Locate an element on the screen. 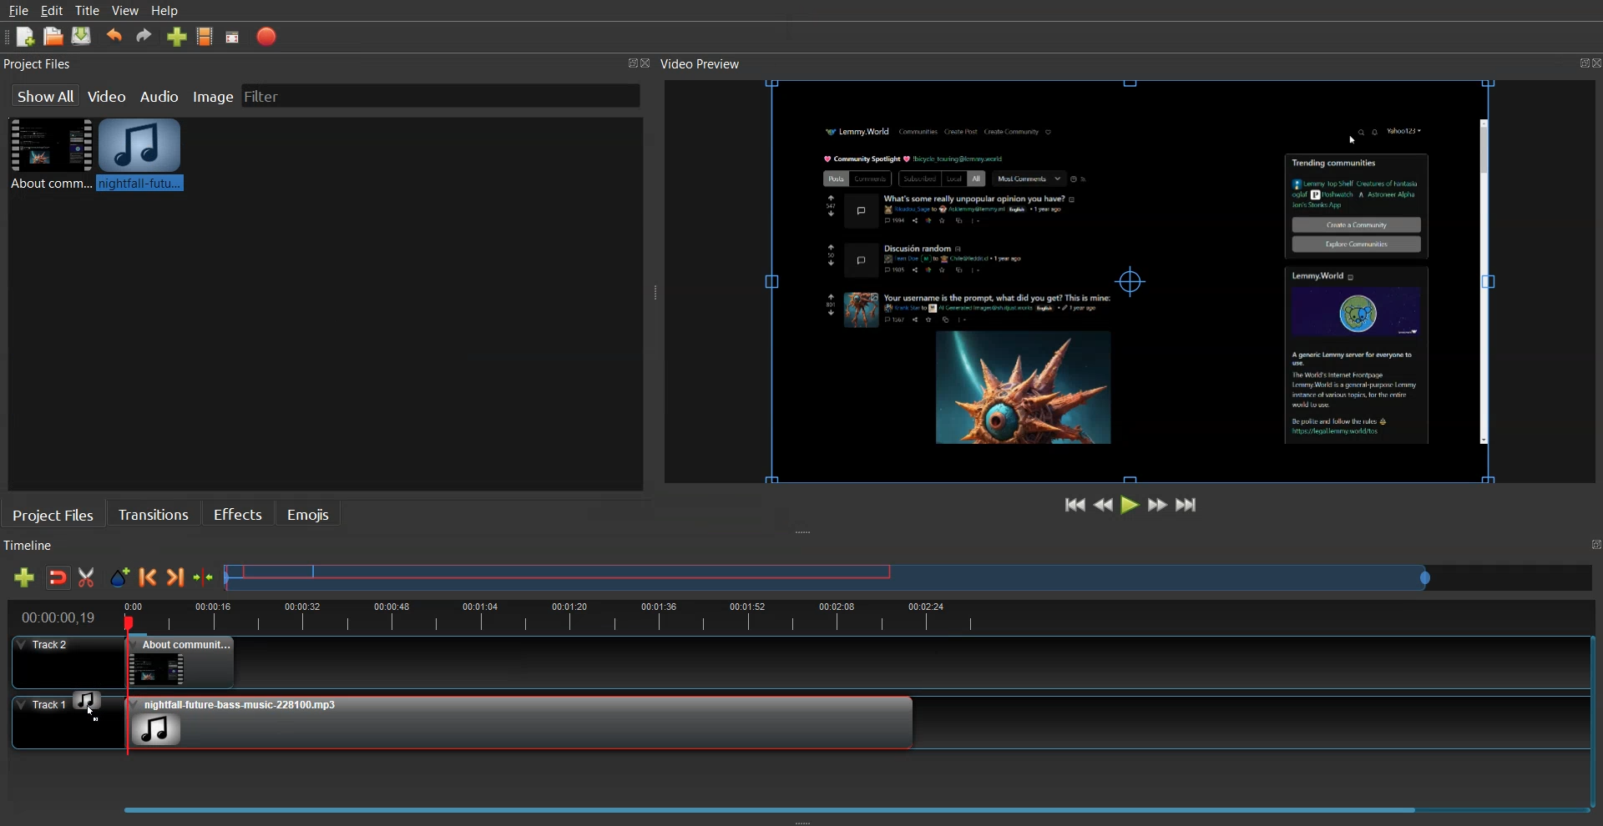  Redo is located at coordinates (144, 35).